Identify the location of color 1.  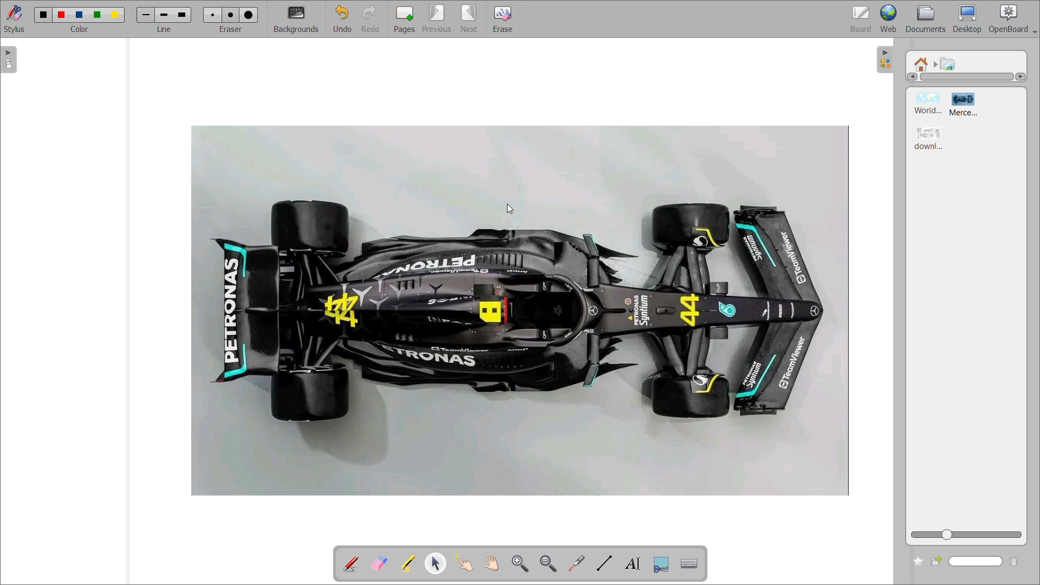
(42, 15).